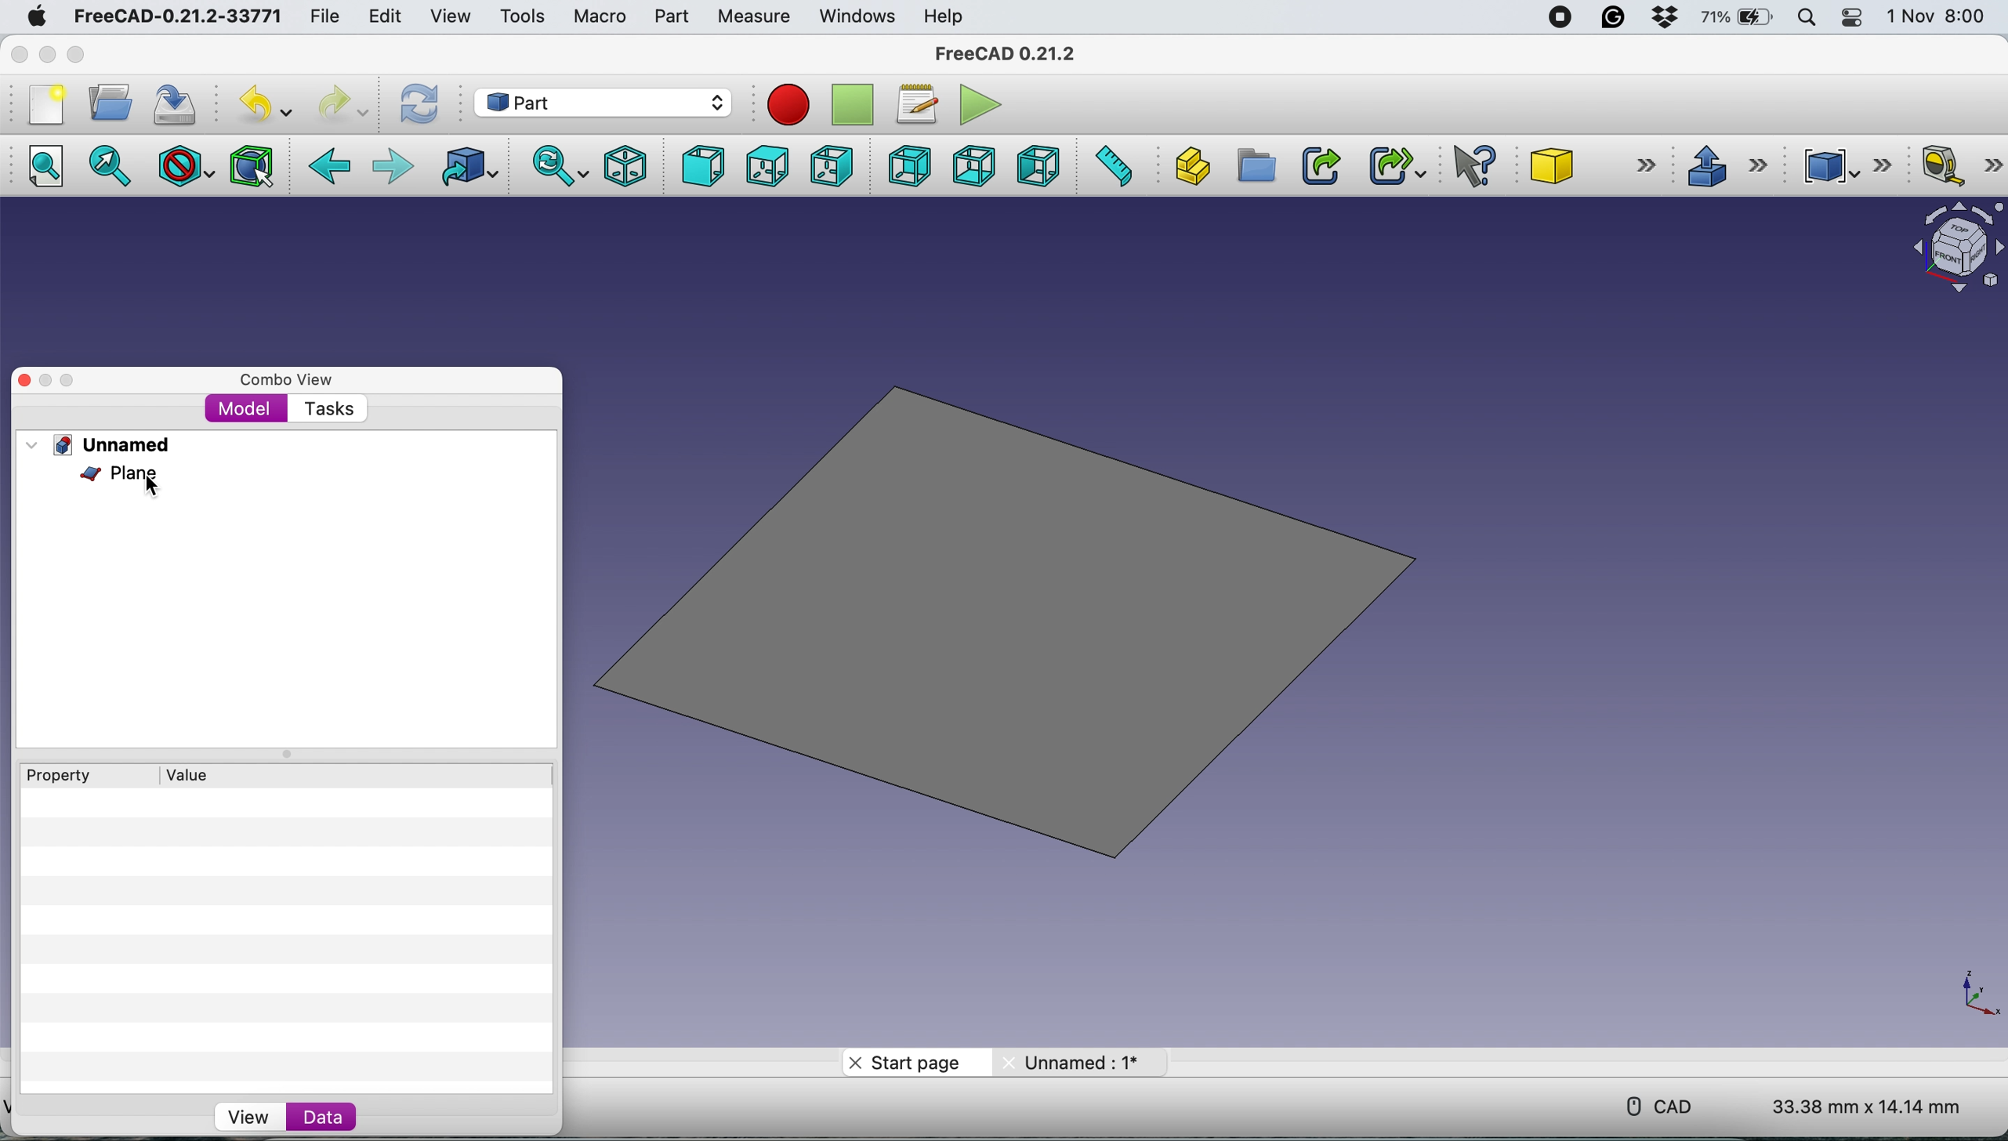 This screenshot has height=1141, width=2008. What do you see at coordinates (1970, 996) in the screenshot?
I see `xy coordinate` at bounding box center [1970, 996].